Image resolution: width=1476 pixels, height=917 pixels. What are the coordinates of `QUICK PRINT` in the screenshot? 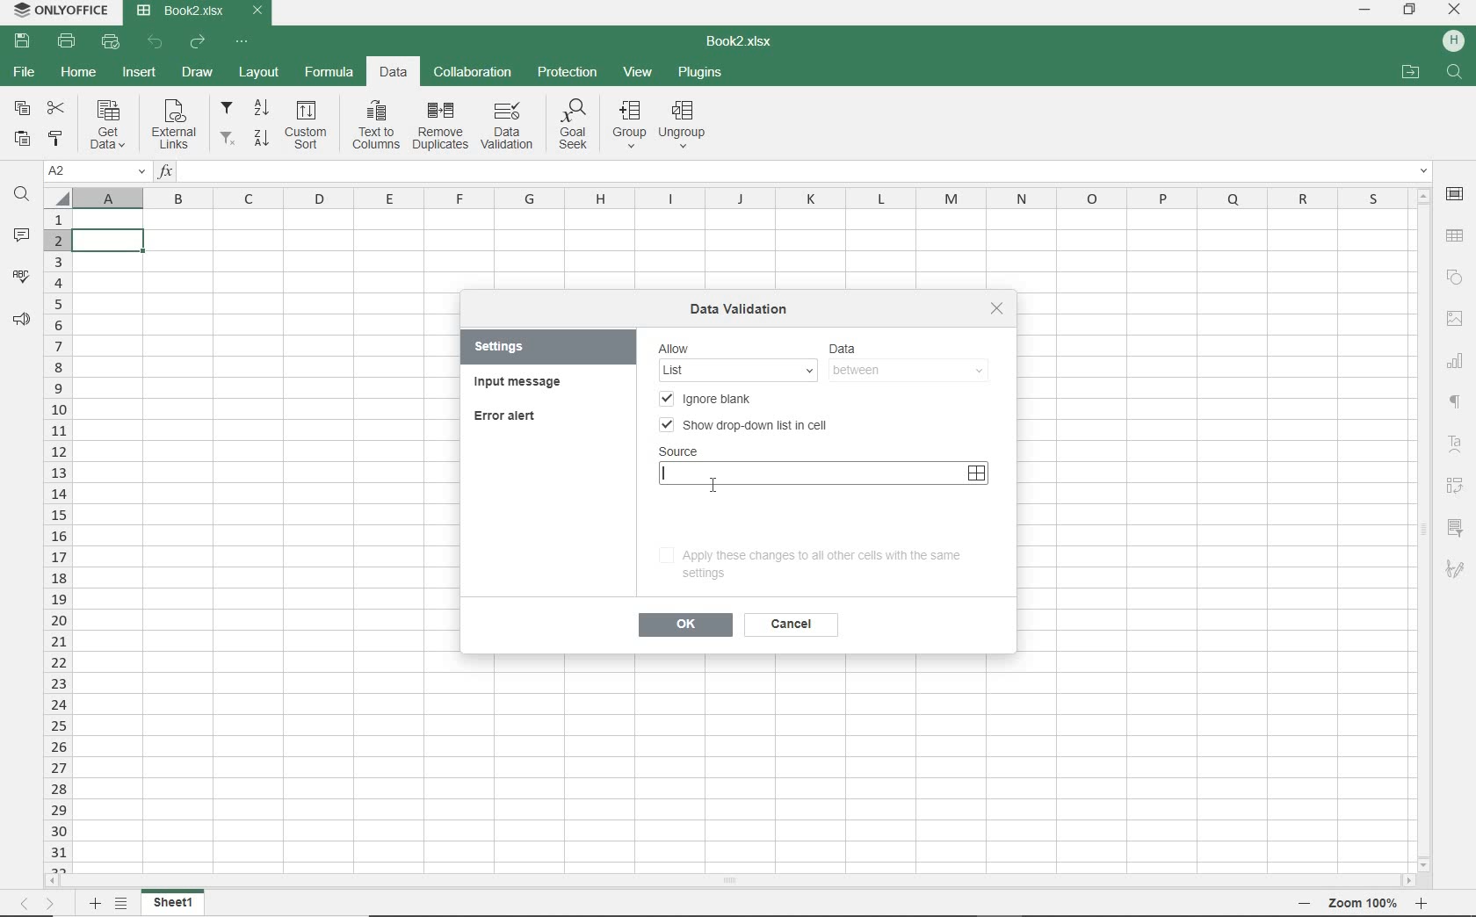 It's located at (108, 40).